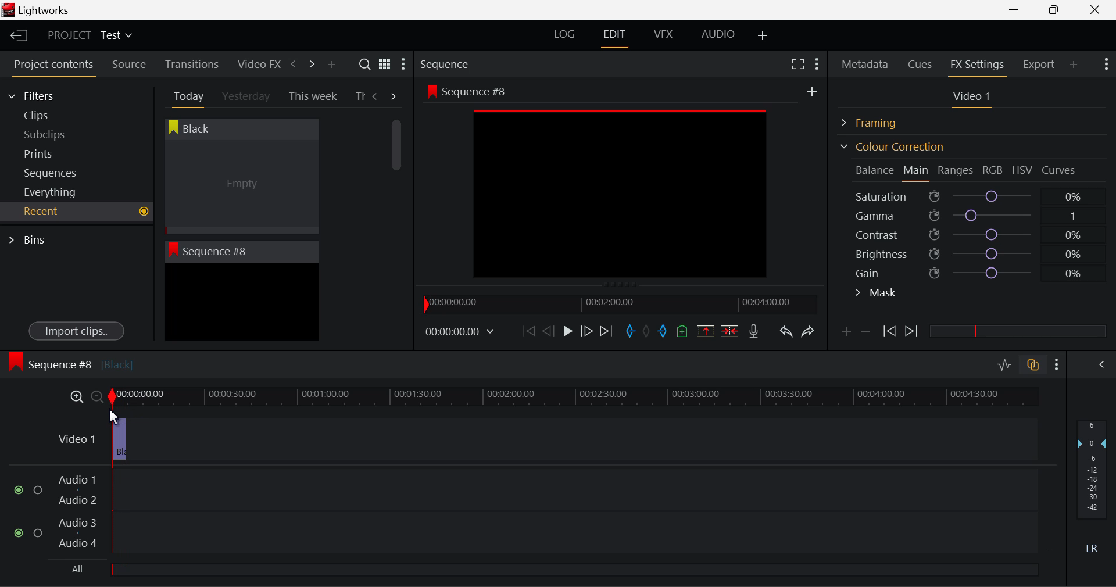 The height and width of the screenshot is (587, 1116). What do you see at coordinates (648, 332) in the screenshot?
I see `Remove All Marks` at bounding box center [648, 332].